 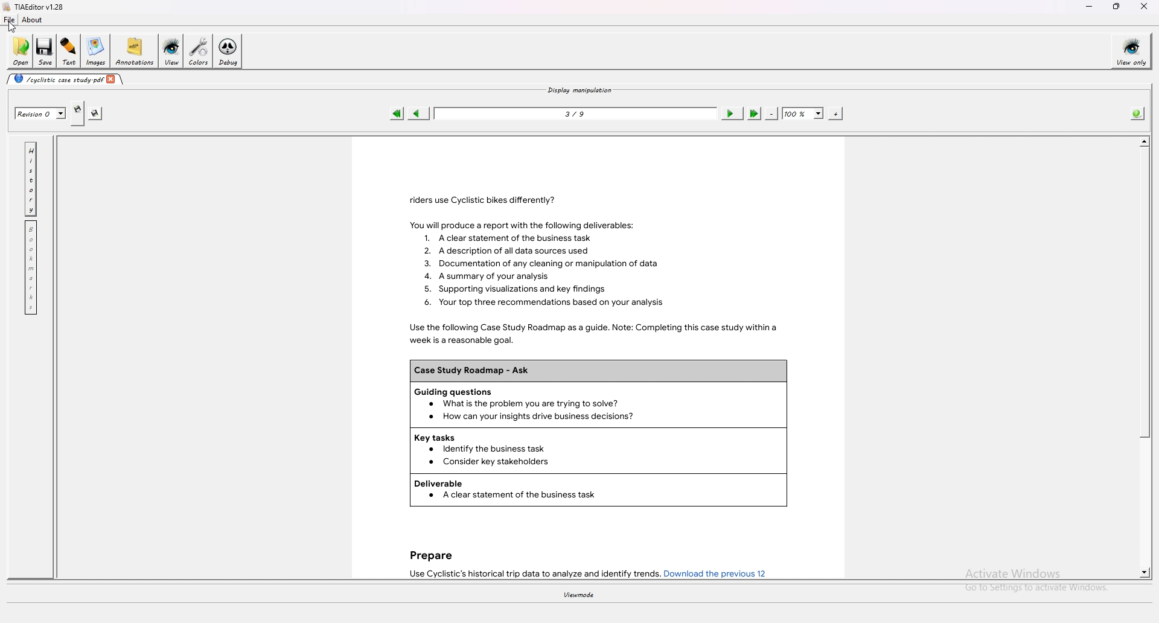 I want to click on first page, so click(x=397, y=113).